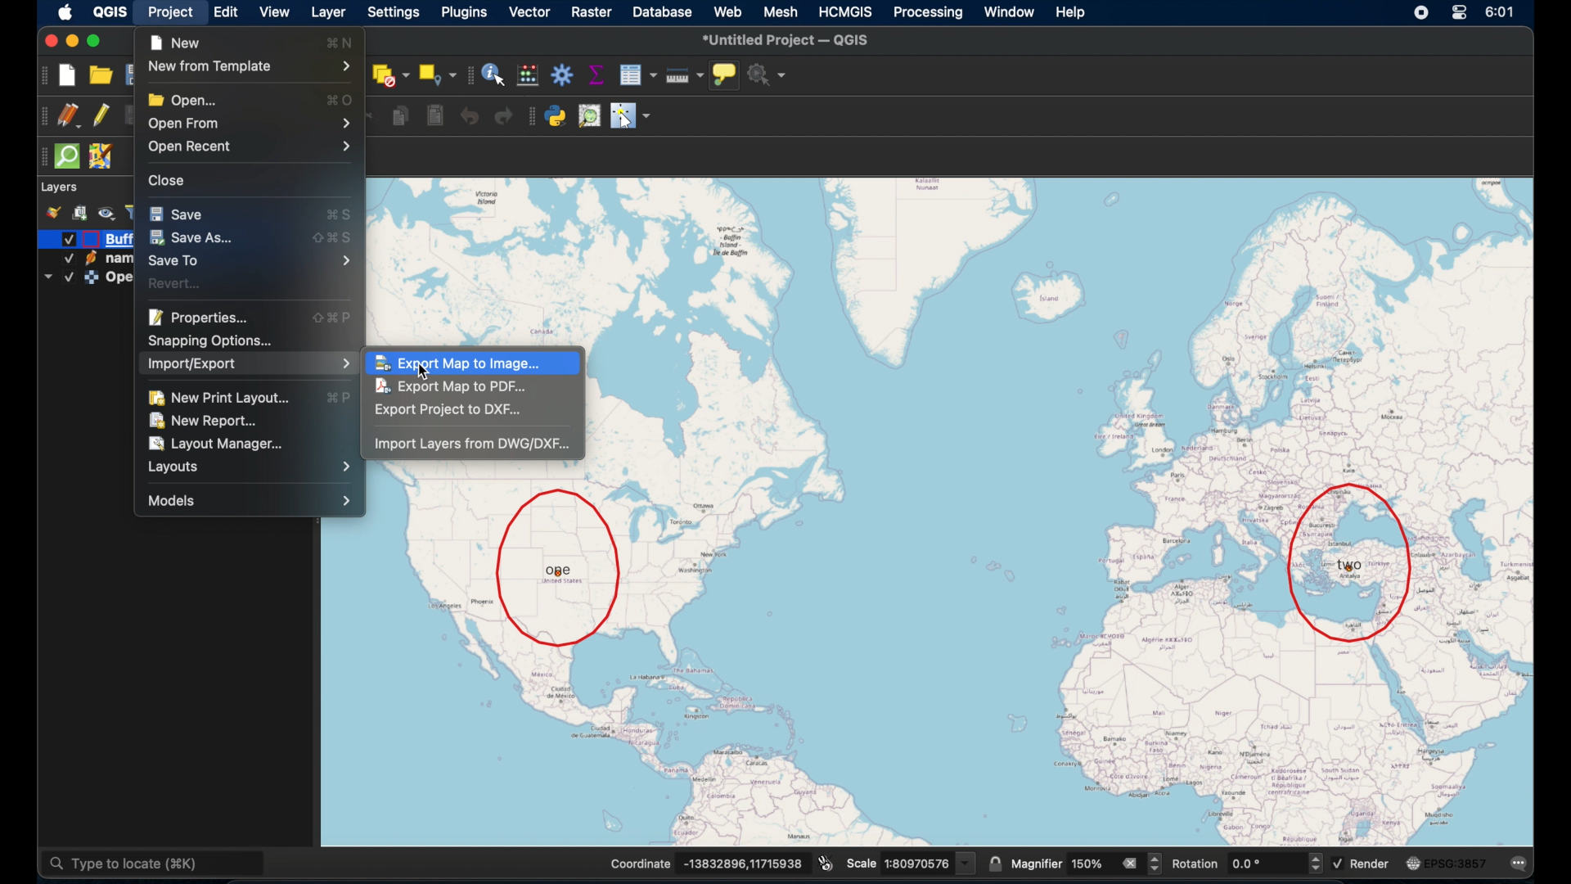 Image resolution: width=1571 pixels, height=884 pixels. What do you see at coordinates (782, 11) in the screenshot?
I see `mesh` at bounding box center [782, 11].